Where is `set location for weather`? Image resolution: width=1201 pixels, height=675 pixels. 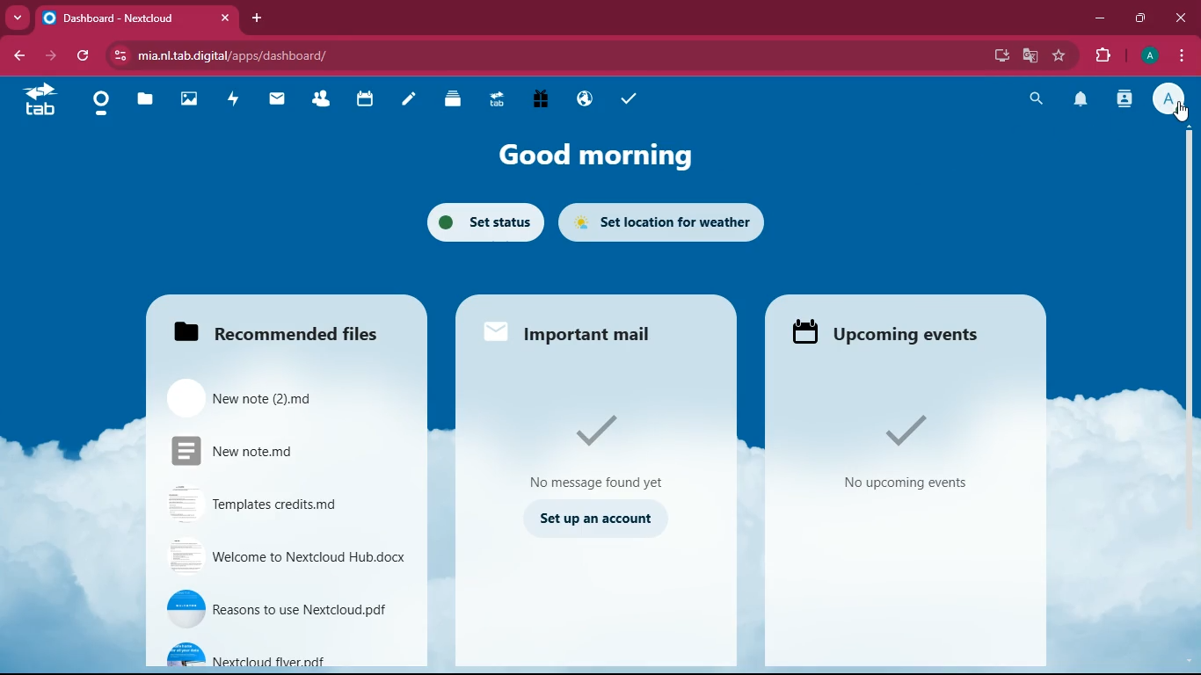
set location for weather is located at coordinates (661, 221).